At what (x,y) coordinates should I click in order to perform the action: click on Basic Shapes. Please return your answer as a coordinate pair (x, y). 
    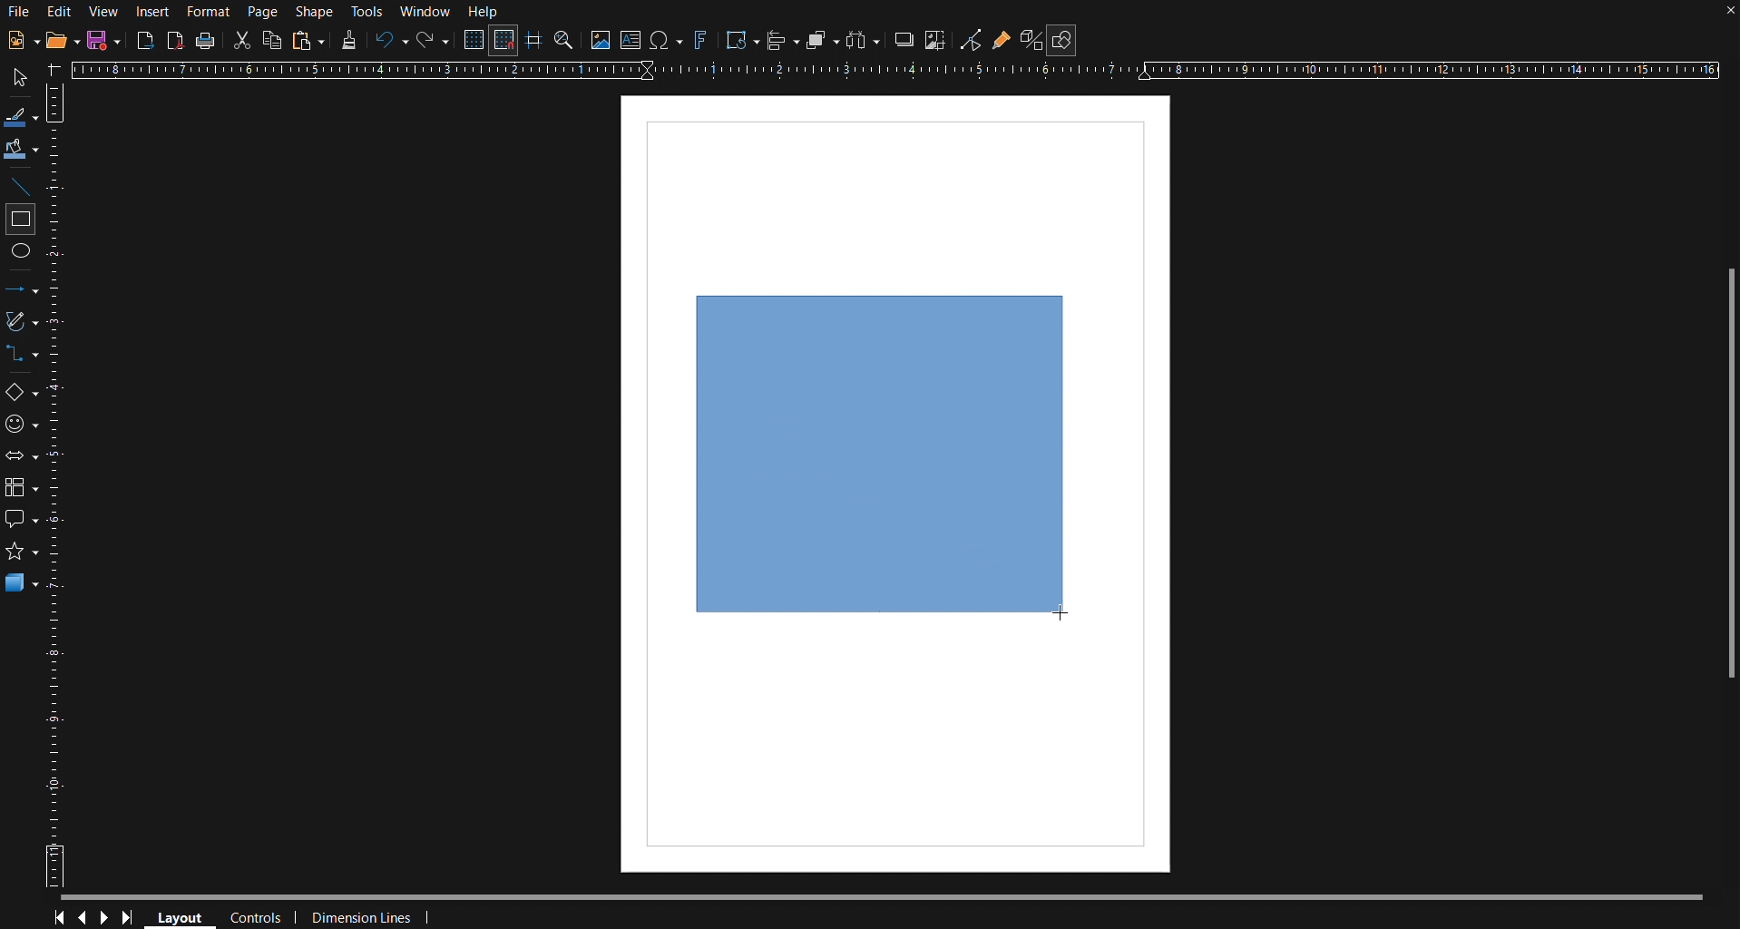
    Looking at the image, I should click on (24, 394).